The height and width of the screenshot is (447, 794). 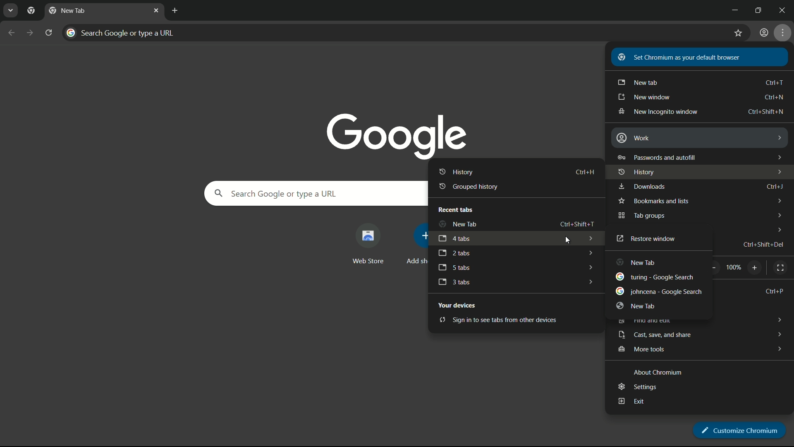 I want to click on add more shortcut, so click(x=416, y=245).